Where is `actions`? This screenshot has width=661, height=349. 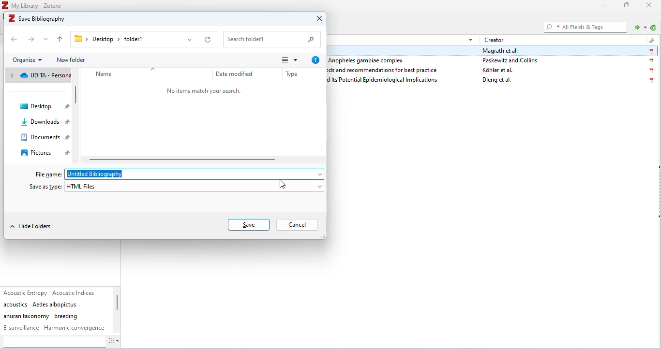
actions is located at coordinates (118, 342).